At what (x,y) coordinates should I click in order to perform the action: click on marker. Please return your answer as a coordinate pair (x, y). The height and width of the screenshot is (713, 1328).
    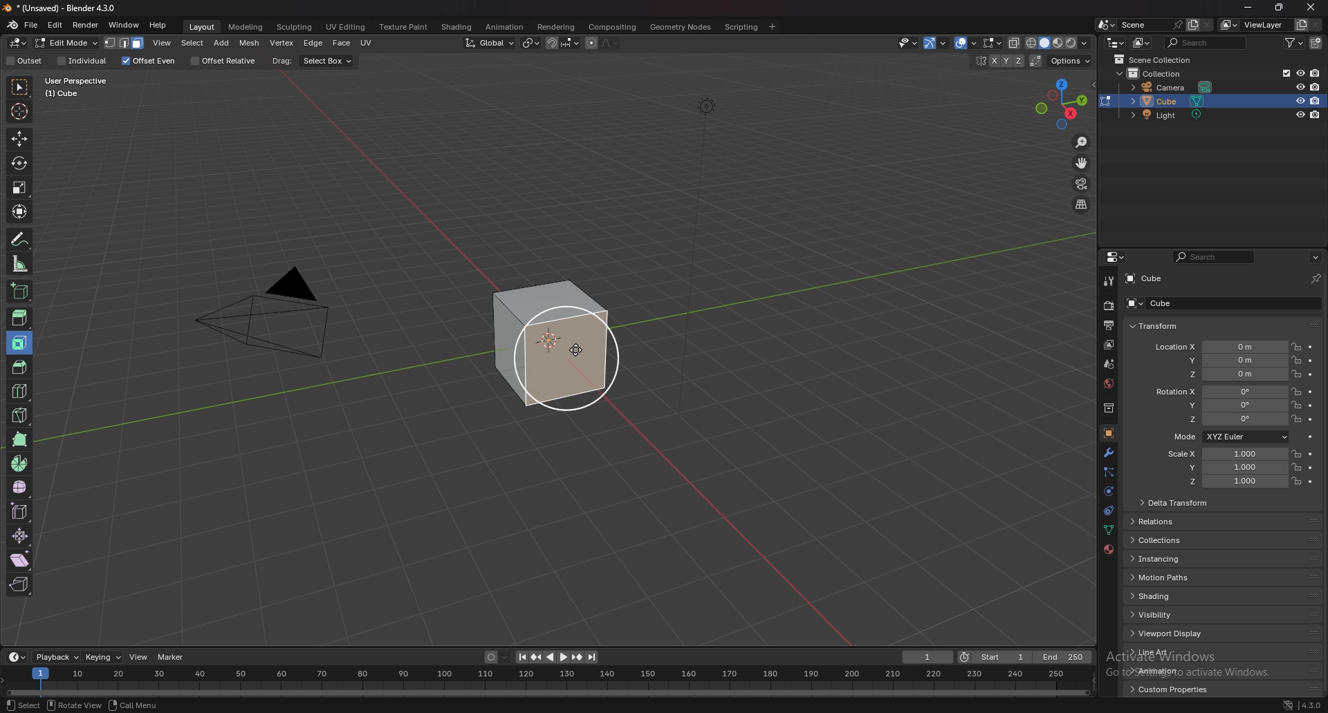
    Looking at the image, I should click on (172, 656).